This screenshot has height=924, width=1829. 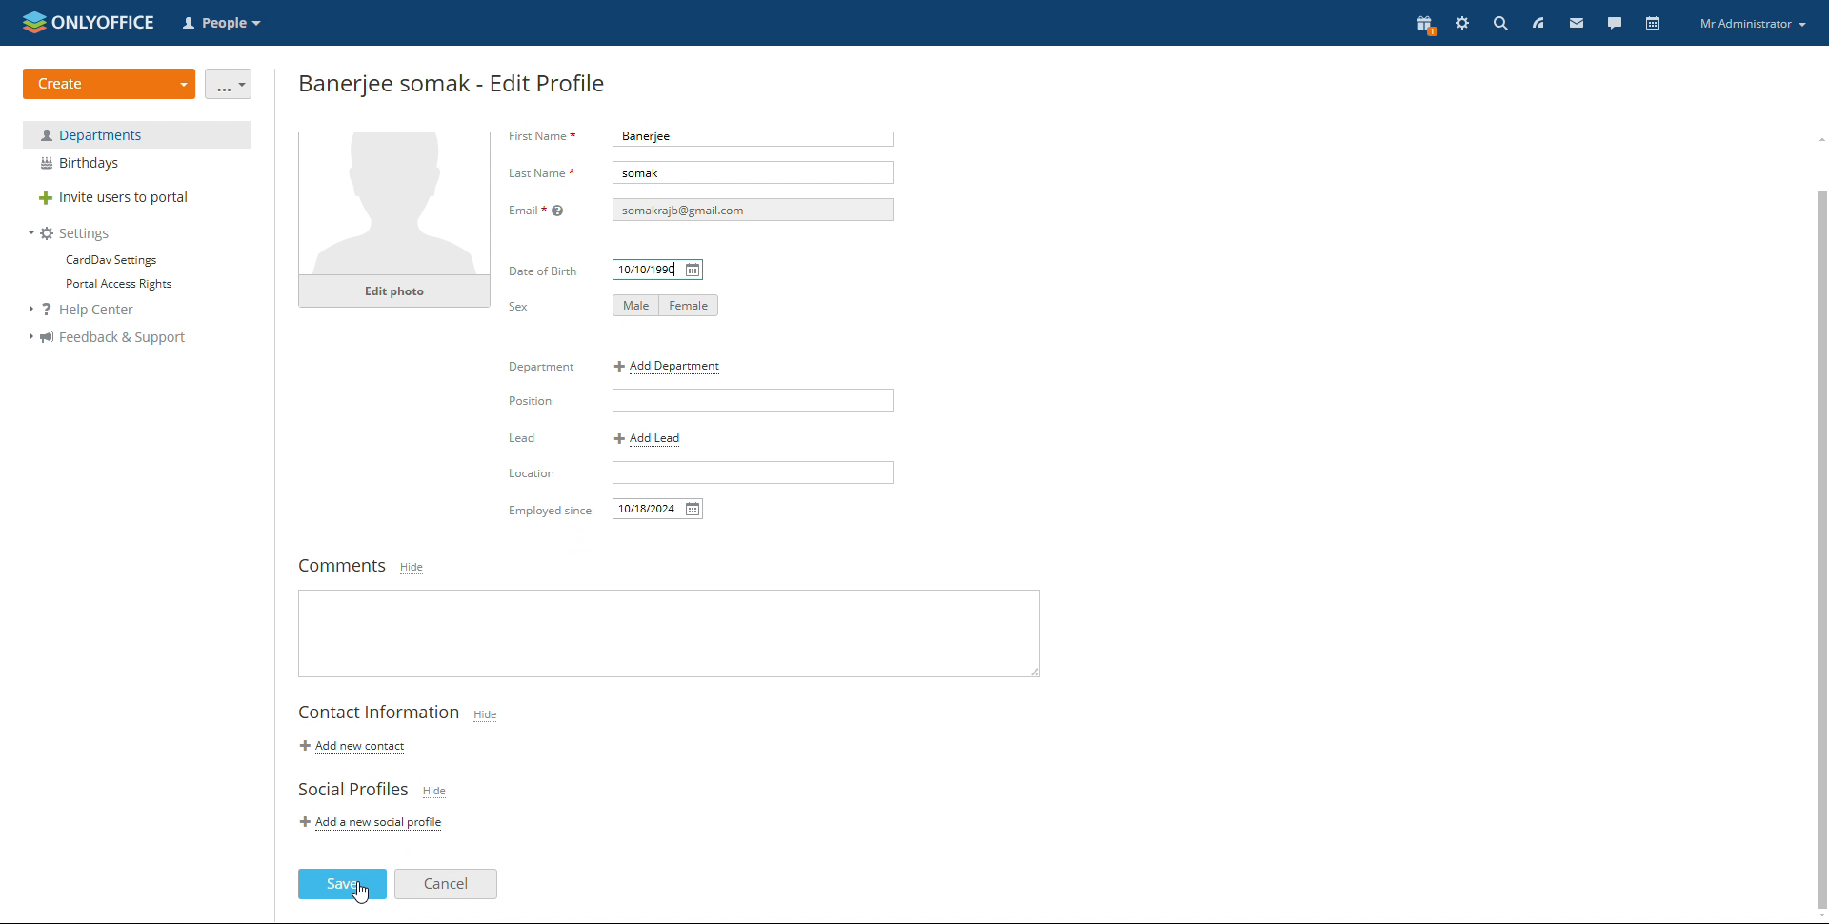 I want to click on select application, so click(x=225, y=24).